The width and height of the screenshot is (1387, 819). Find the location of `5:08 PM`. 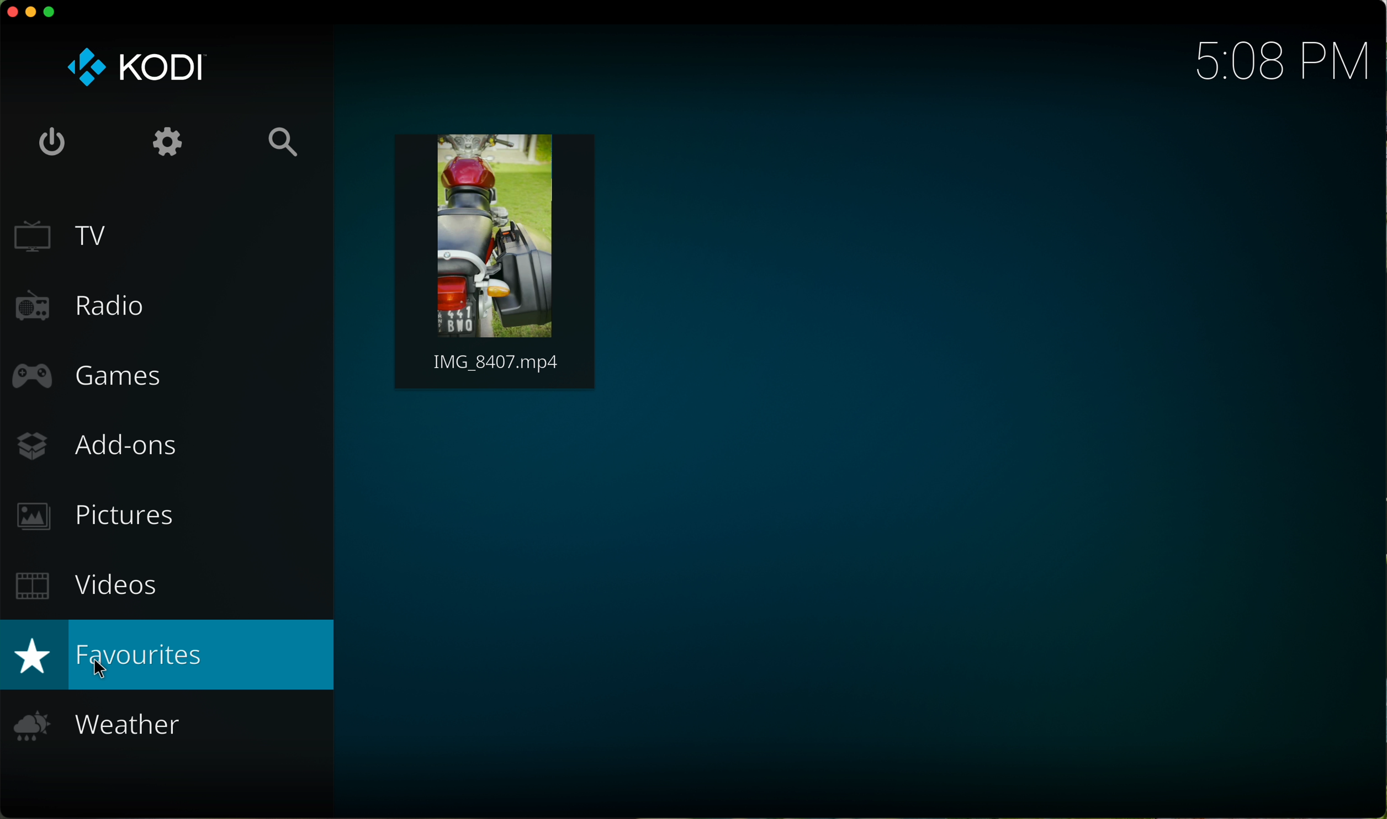

5:08 PM is located at coordinates (1271, 59).